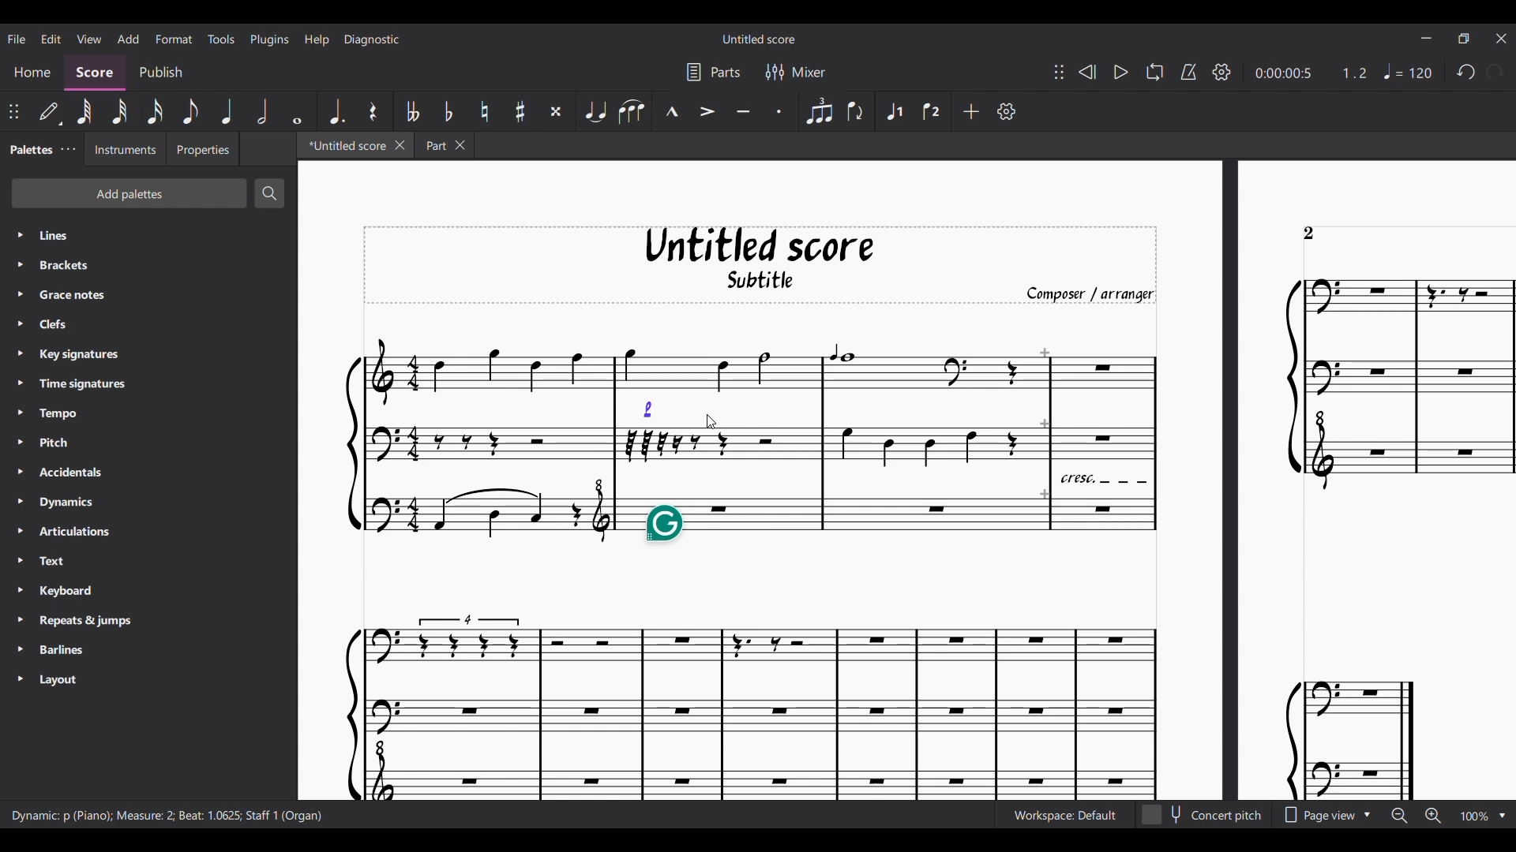 The height and width of the screenshot is (852, 1516). Describe the element at coordinates (892, 111) in the screenshot. I see `Voice 1` at that location.